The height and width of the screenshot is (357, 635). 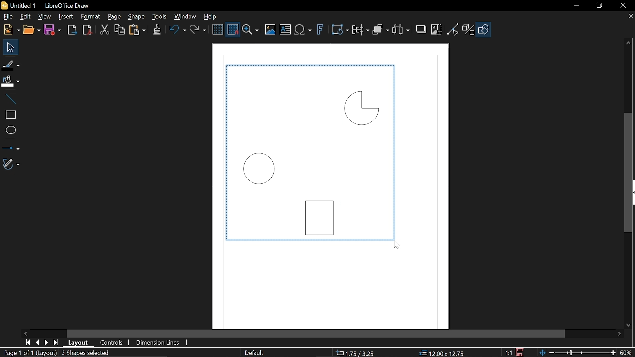 What do you see at coordinates (46, 342) in the screenshot?
I see `Next page` at bounding box center [46, 342].